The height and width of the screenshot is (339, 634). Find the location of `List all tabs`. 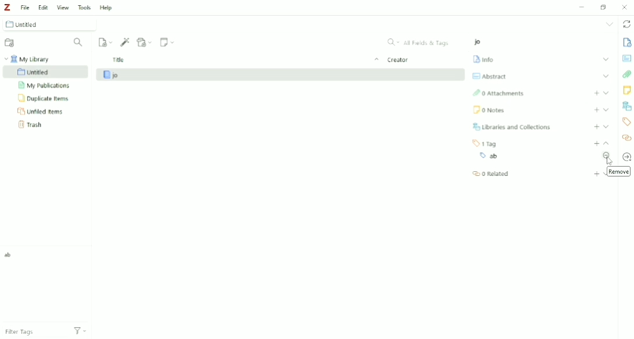

List all tabs is located at coordinates (608, 24).